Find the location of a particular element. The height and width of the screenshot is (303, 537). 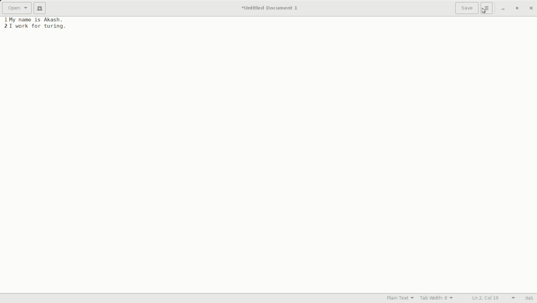

close app is located at coordinates (531, 9).